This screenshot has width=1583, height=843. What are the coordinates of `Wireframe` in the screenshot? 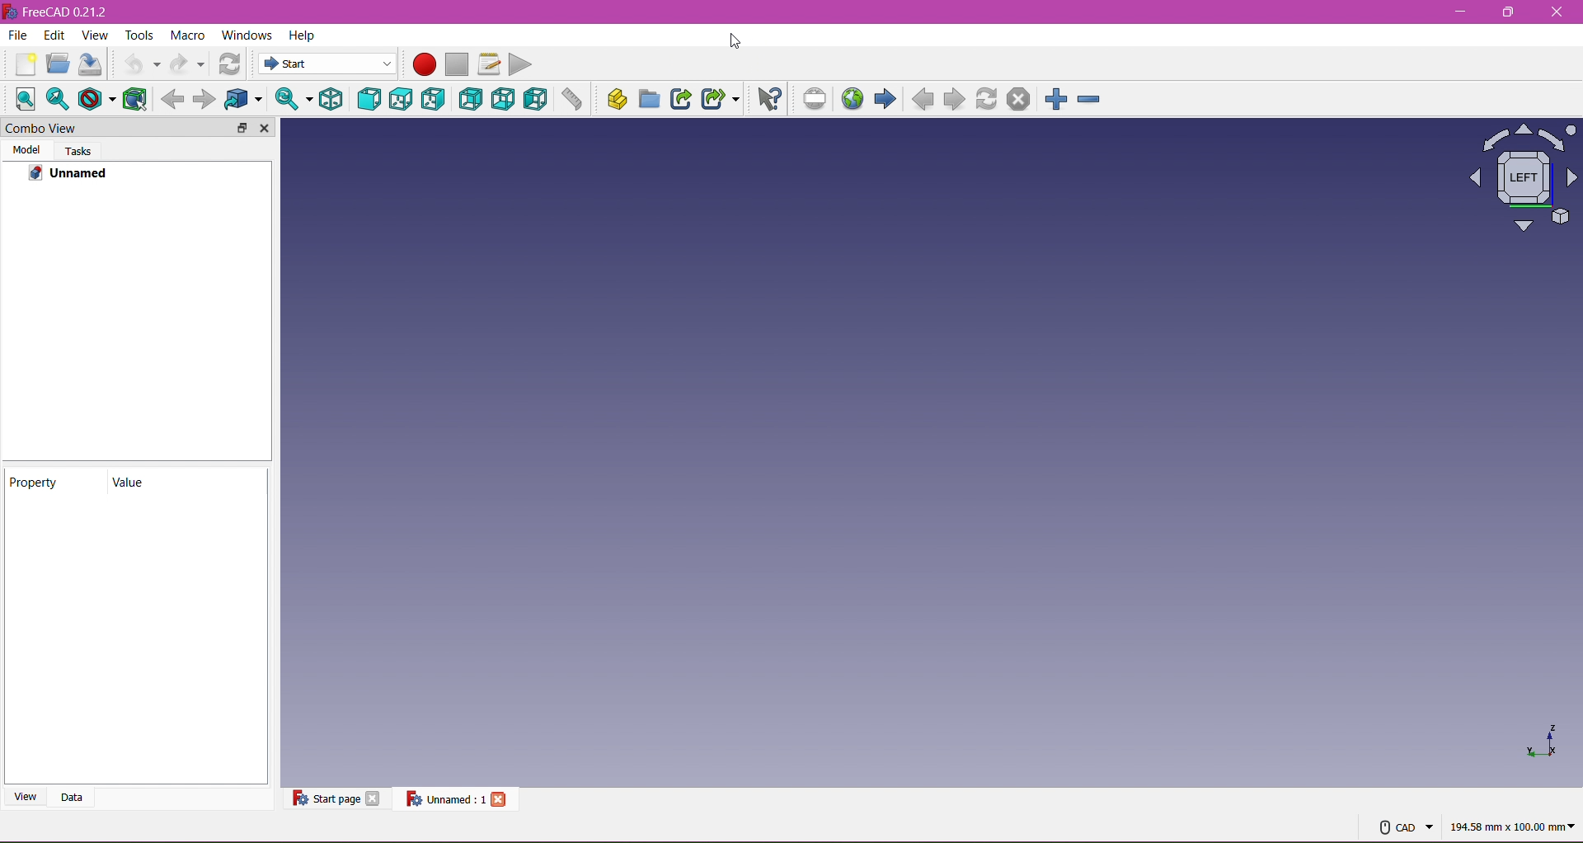 It's located at (134, 98).